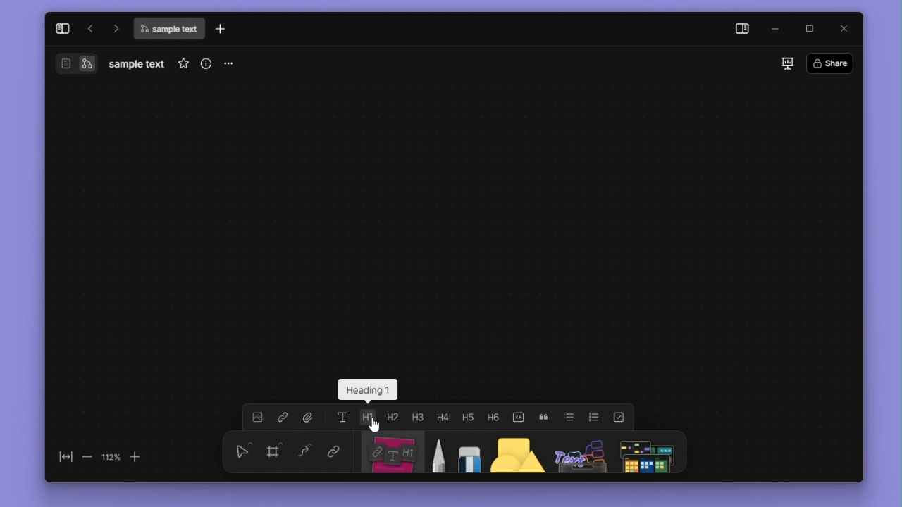 The image size is (902, 507). Describe the element at coordinates (367, 389) in the screenshot. I see `pop up callout text` at that location.